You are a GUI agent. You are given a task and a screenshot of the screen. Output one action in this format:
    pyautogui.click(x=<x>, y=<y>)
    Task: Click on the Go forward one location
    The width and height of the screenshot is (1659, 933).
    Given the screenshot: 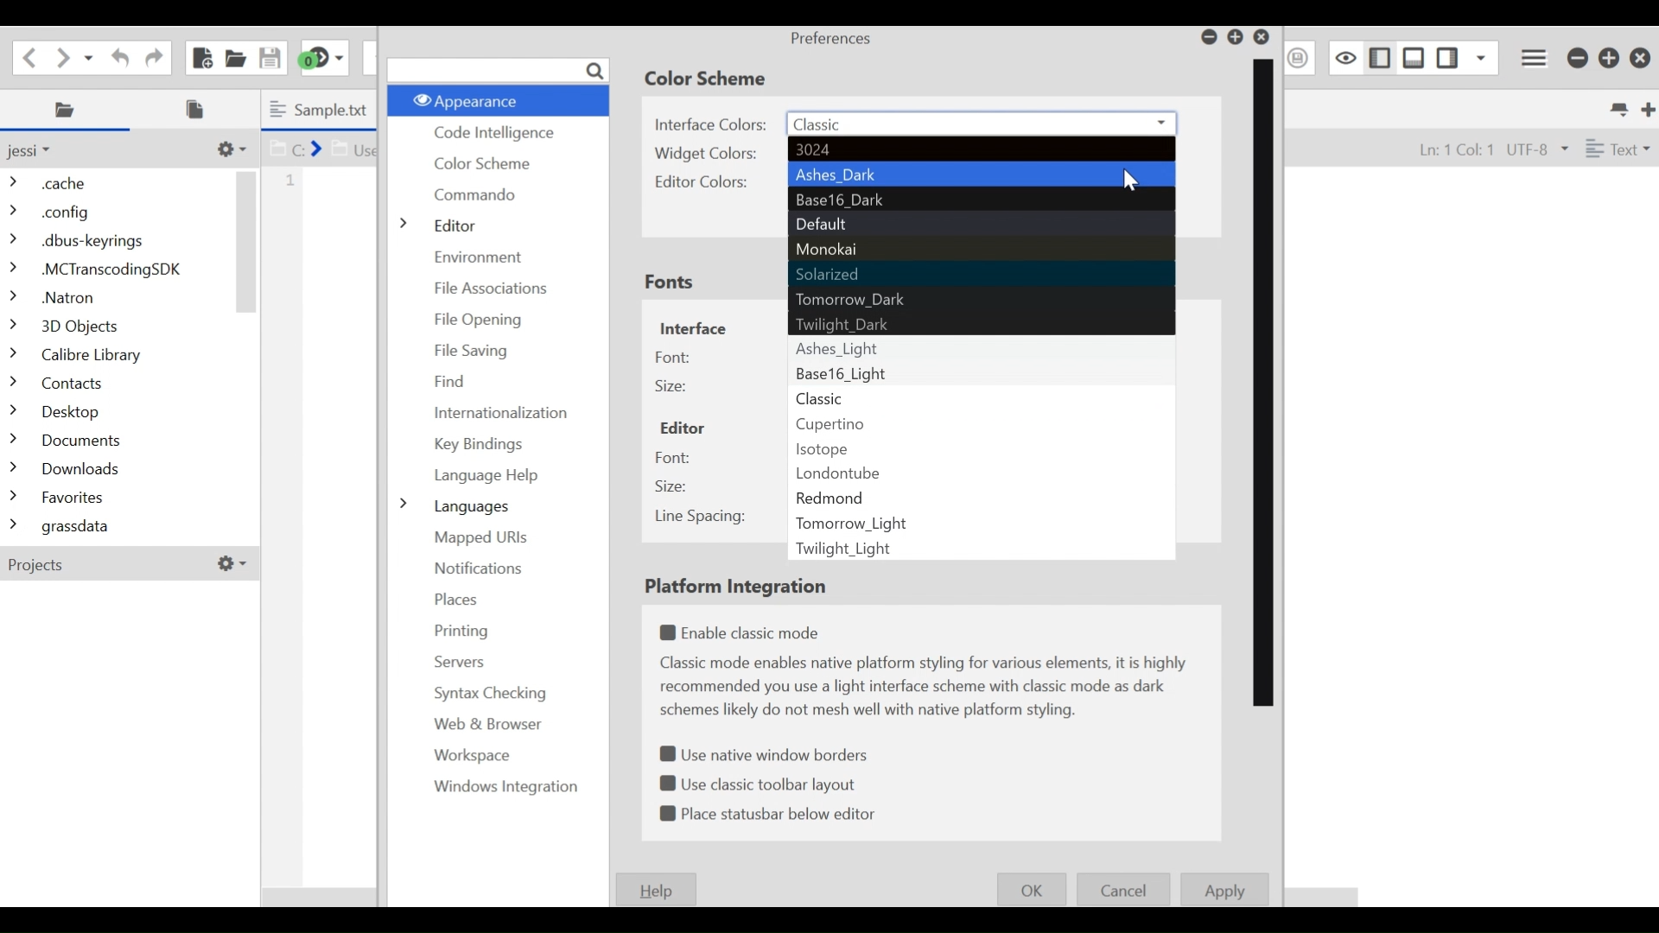 What is the action you would take?
    pyautogui.click(x=64, y=56)
    